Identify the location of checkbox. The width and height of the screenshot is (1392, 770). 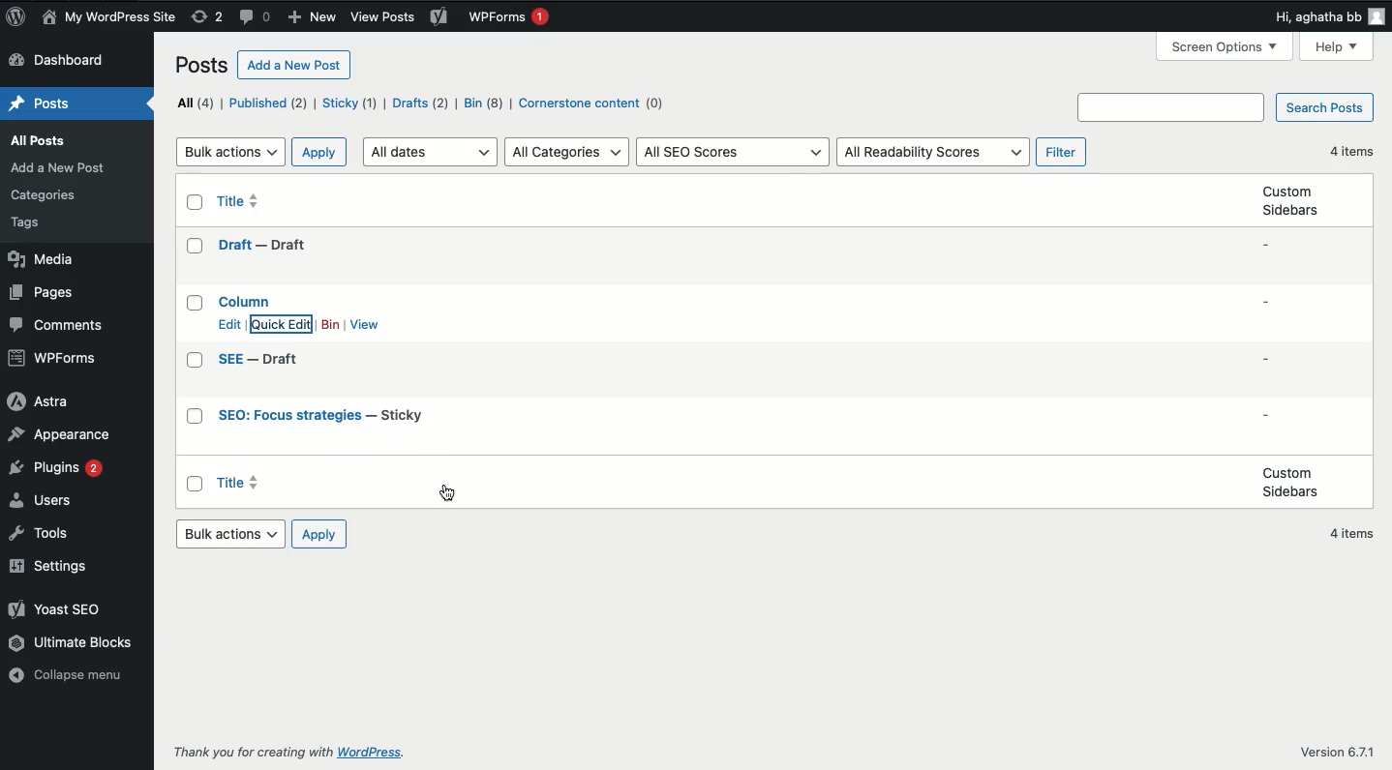
(195, 202).